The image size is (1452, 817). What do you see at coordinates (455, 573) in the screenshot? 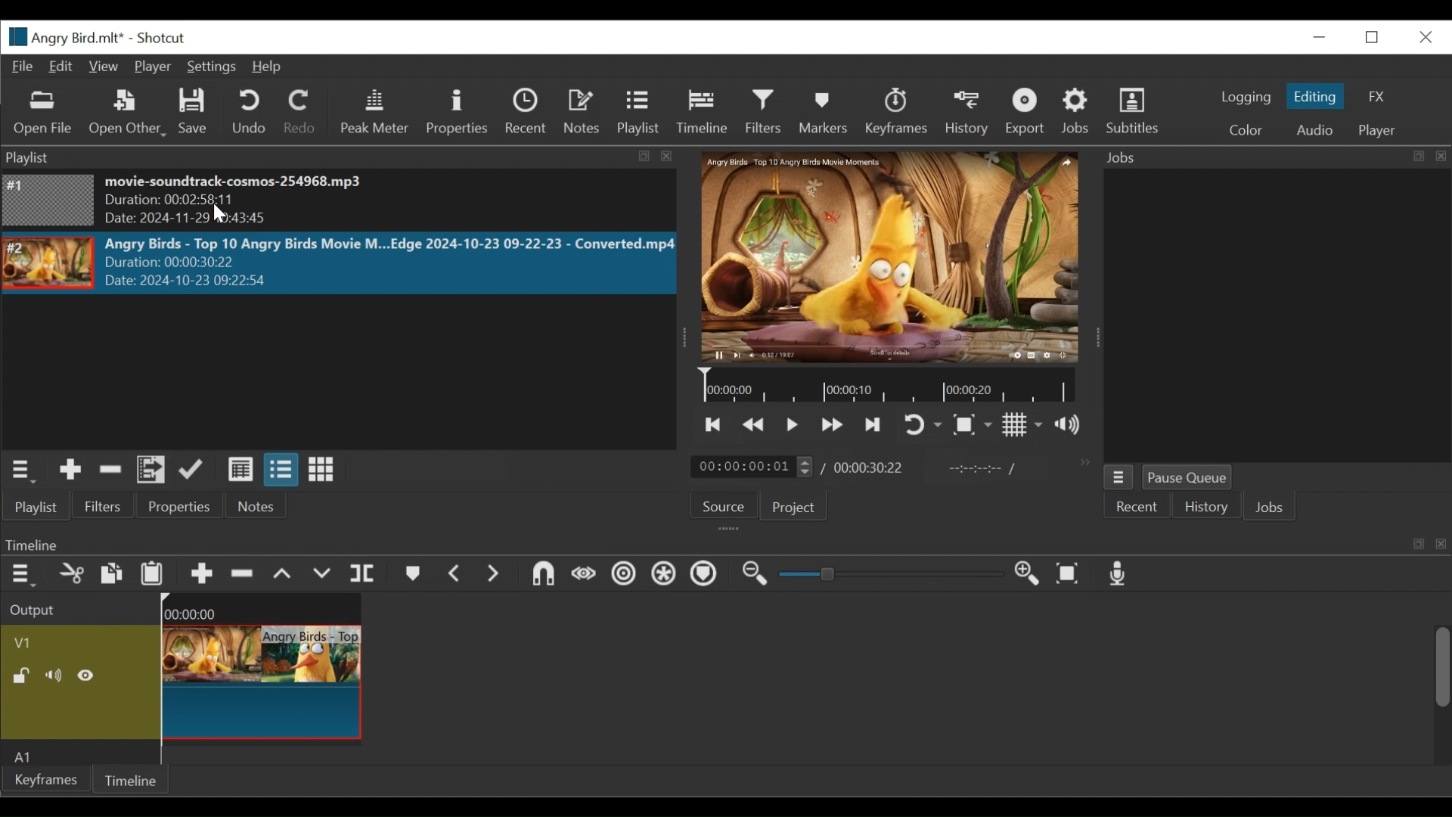
I see `Previous marker` at bounding box center [455, 573].